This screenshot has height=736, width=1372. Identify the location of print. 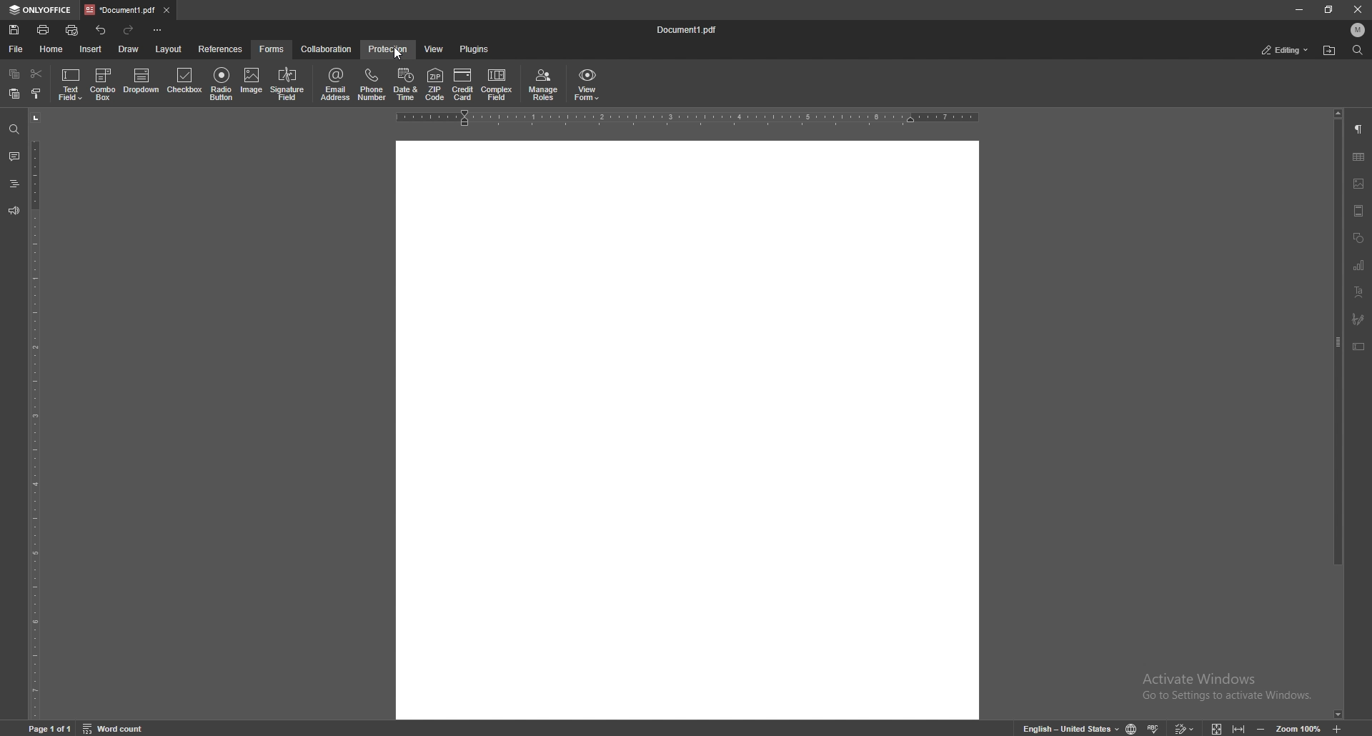
(44, 29).